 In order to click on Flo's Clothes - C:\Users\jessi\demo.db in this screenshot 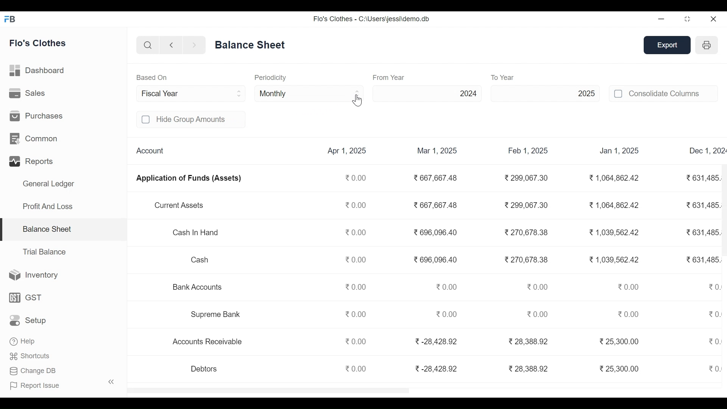, I will do `click(371, 19)`.